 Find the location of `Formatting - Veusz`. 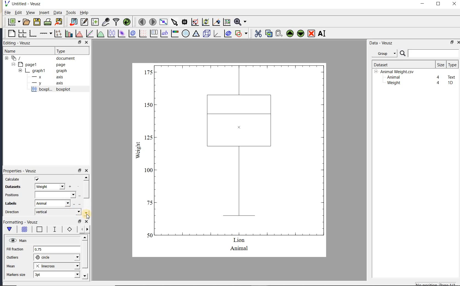

Formatting - Veusz is located at coordinates (22, 222).